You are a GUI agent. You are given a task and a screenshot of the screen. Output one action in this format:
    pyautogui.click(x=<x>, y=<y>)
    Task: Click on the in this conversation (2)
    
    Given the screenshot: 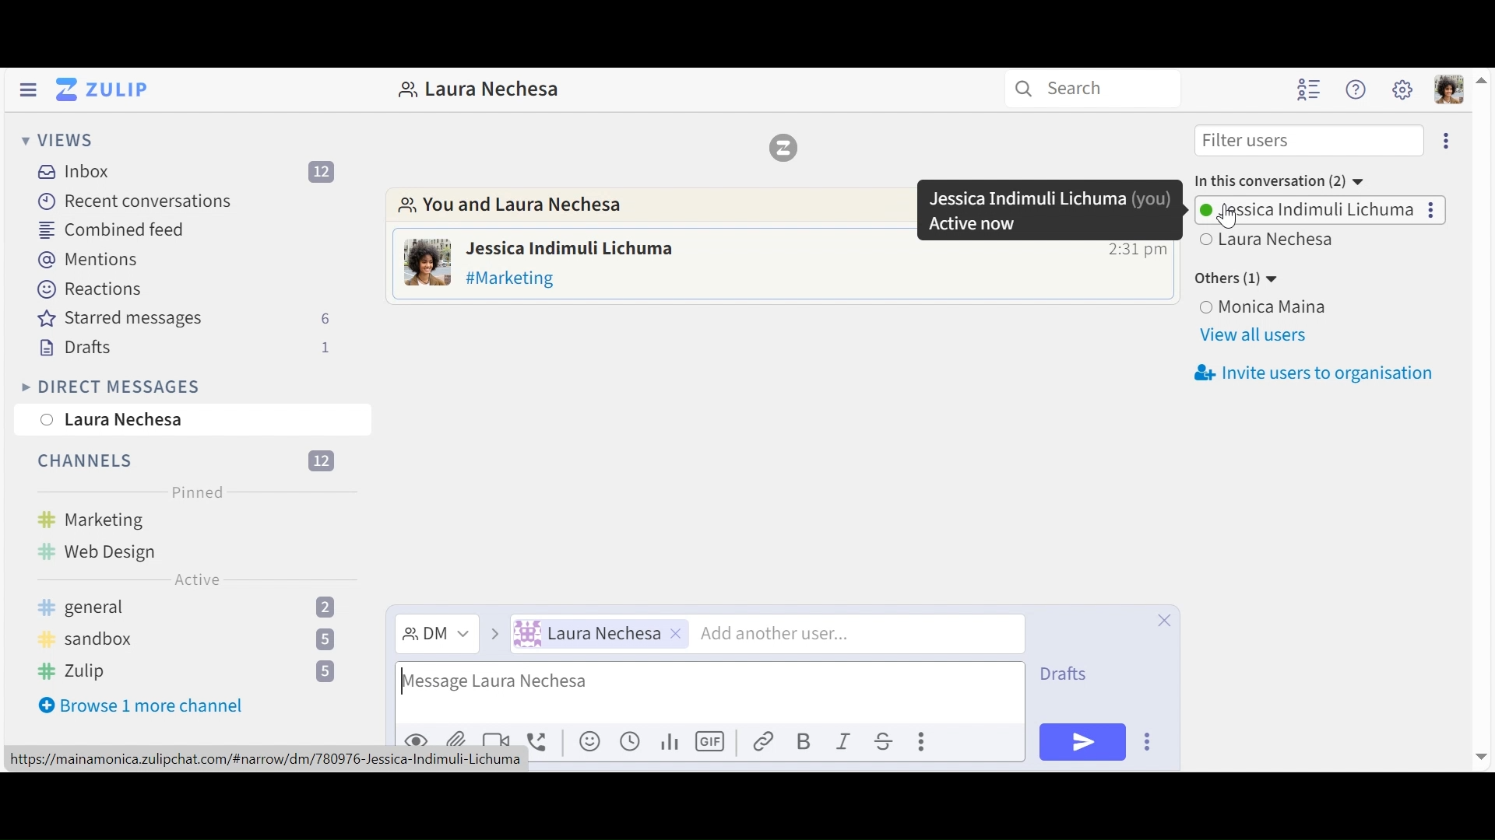 What is the action you would take?
    pyautogui.click(x=1280, y=180)
    